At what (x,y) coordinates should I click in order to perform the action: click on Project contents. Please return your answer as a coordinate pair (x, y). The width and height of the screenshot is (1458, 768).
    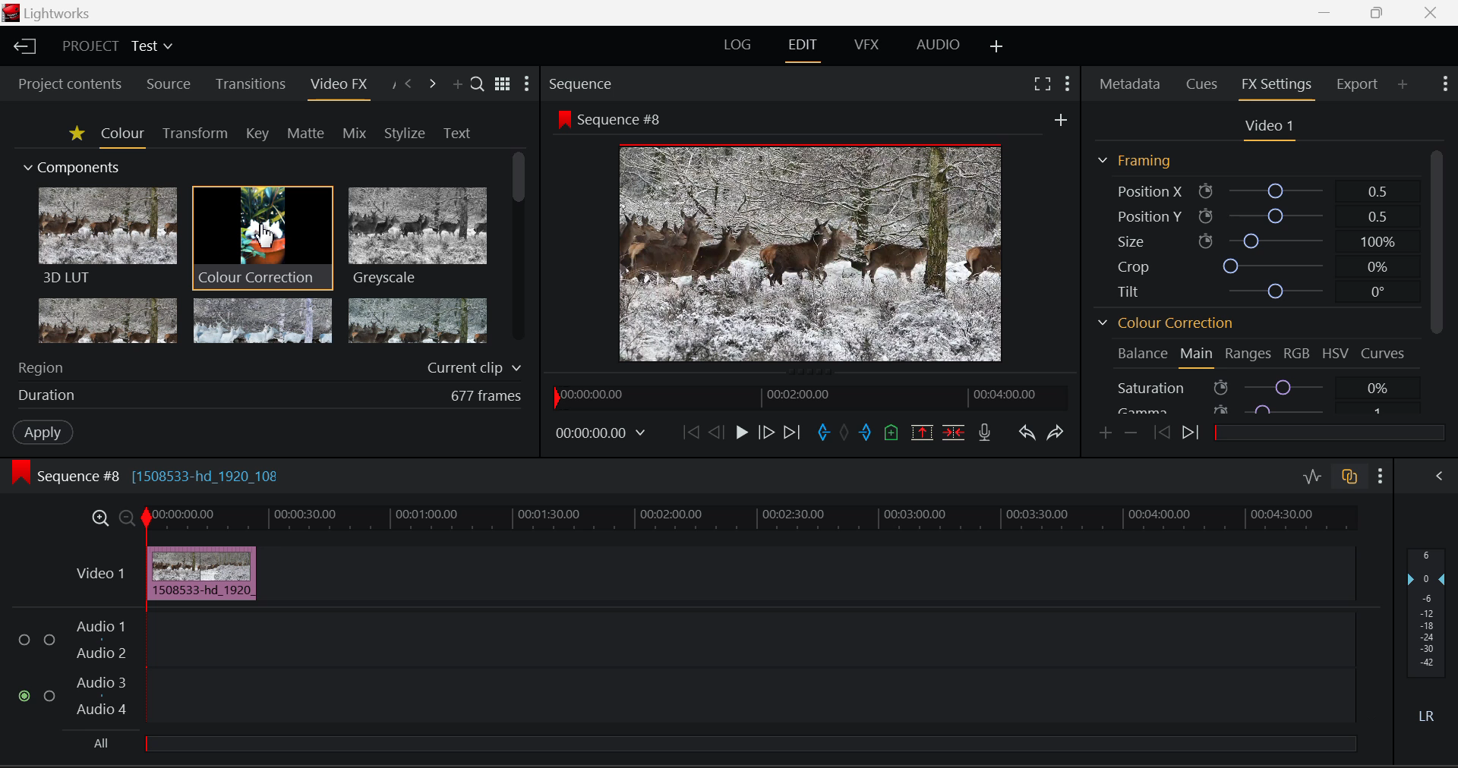
    Looking at the image, I should click on (65, 83).